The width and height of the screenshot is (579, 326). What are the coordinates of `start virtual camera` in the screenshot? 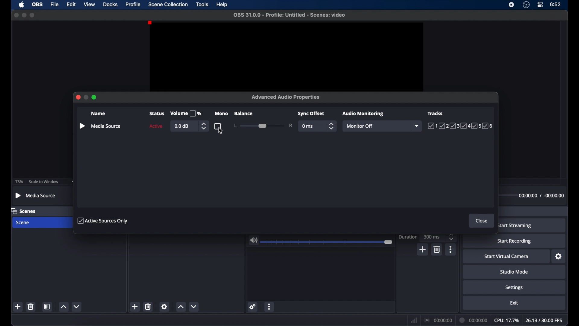 It's located at (507, 257).